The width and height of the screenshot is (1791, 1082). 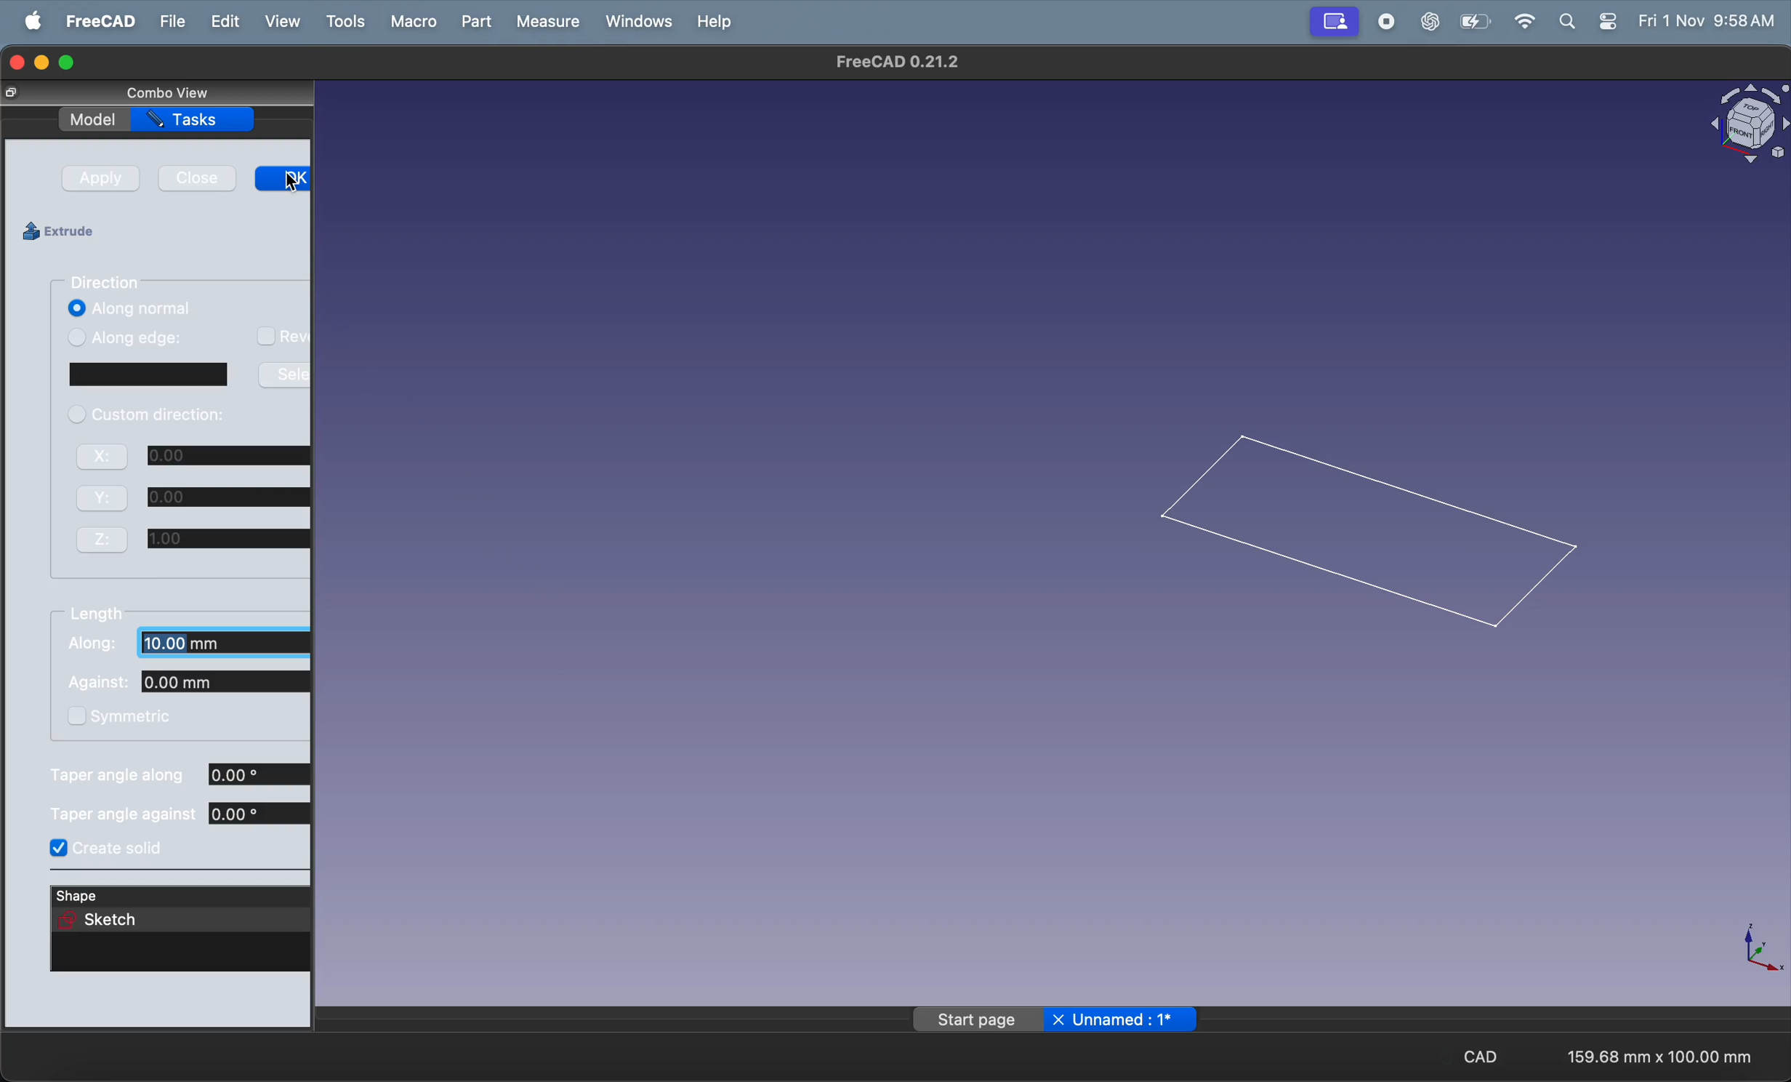 I want to click on along, so click(x=190, y=644).